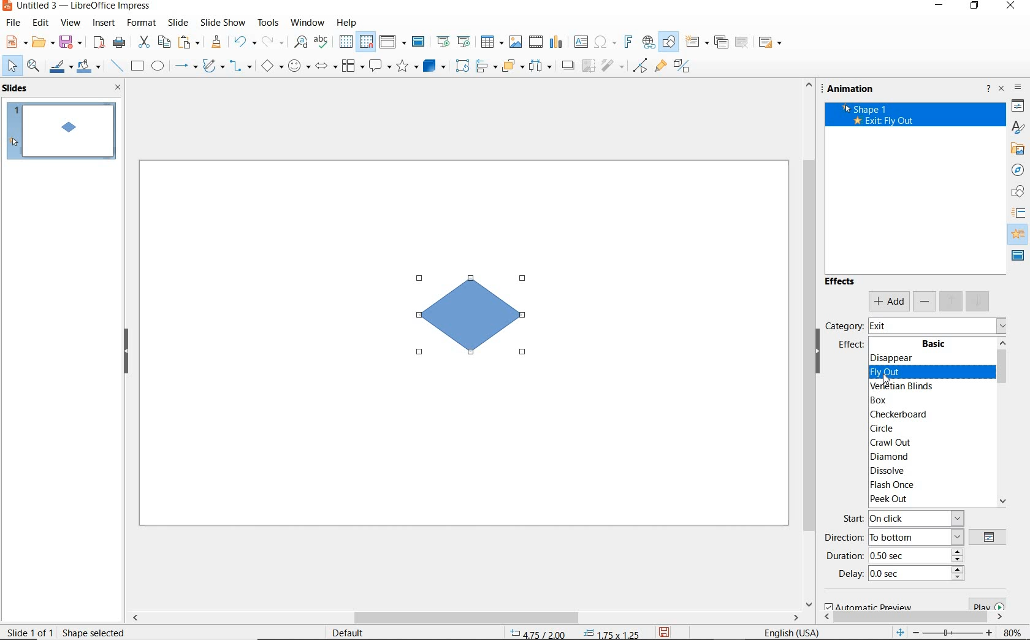  Describe the element at coordinates (902, 519) in the screenshot. I see `start` at that location.